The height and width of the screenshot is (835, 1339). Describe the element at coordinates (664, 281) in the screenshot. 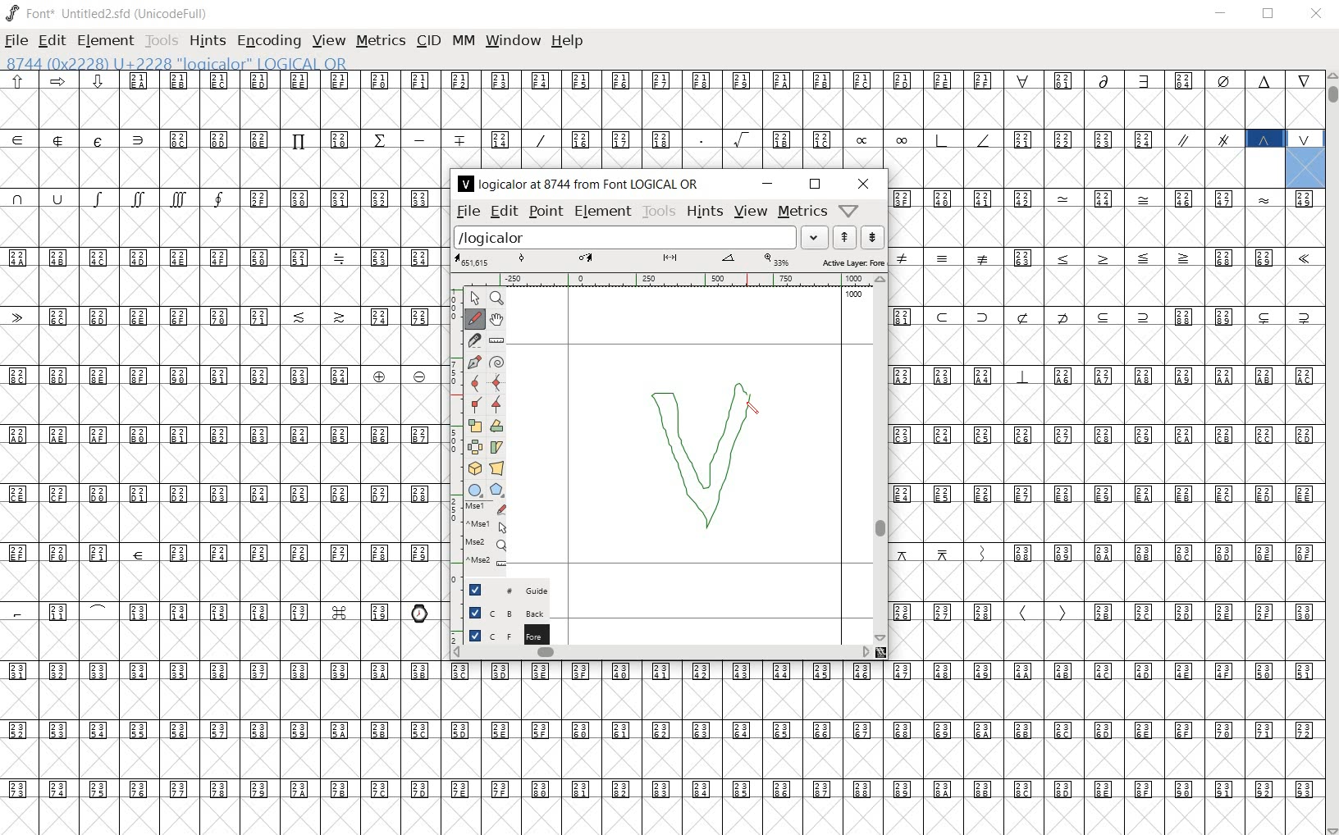

I see `ruler` at that location.